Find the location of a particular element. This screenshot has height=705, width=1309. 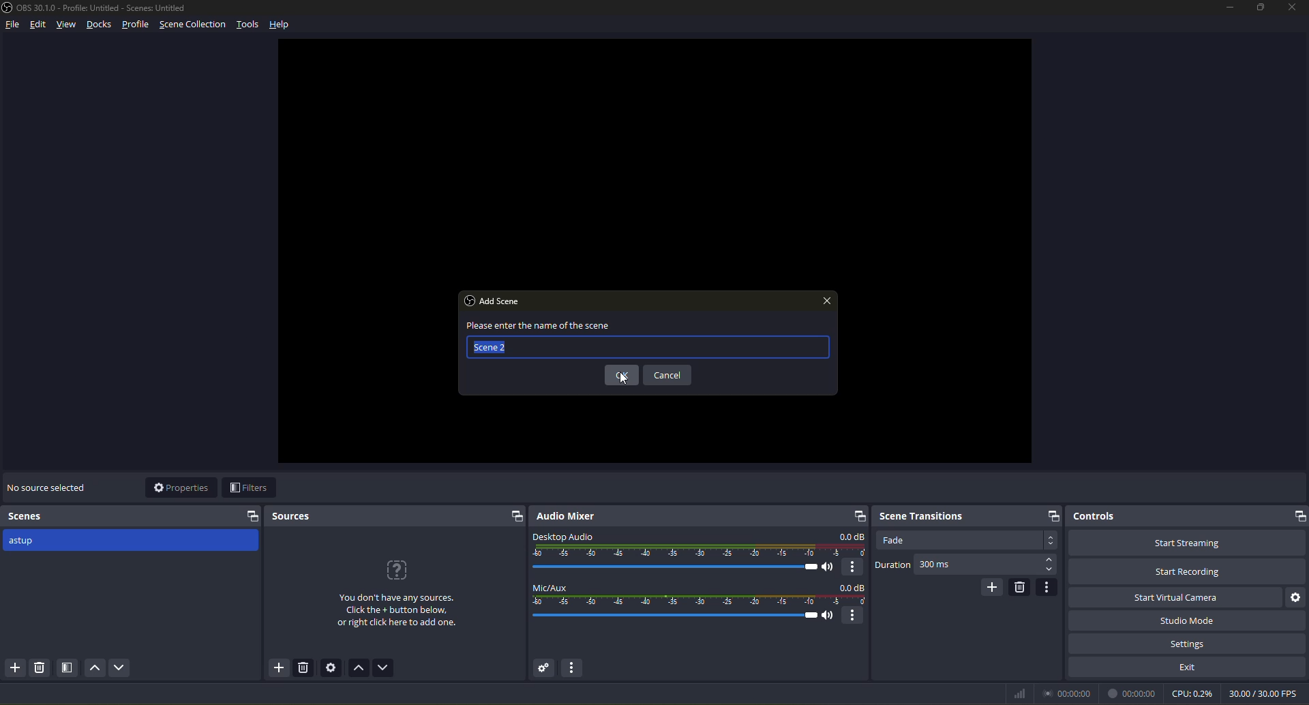

obs profile is located at coordinates (97, 7).